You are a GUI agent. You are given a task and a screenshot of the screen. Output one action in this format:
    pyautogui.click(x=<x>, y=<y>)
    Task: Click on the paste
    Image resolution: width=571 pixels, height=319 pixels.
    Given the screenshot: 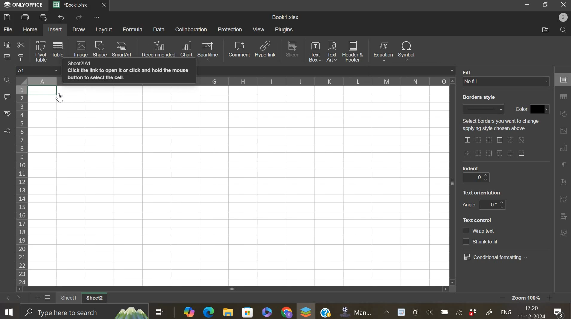 What is the action you would take?
    pyautogui.click(x=8, y=57)
    